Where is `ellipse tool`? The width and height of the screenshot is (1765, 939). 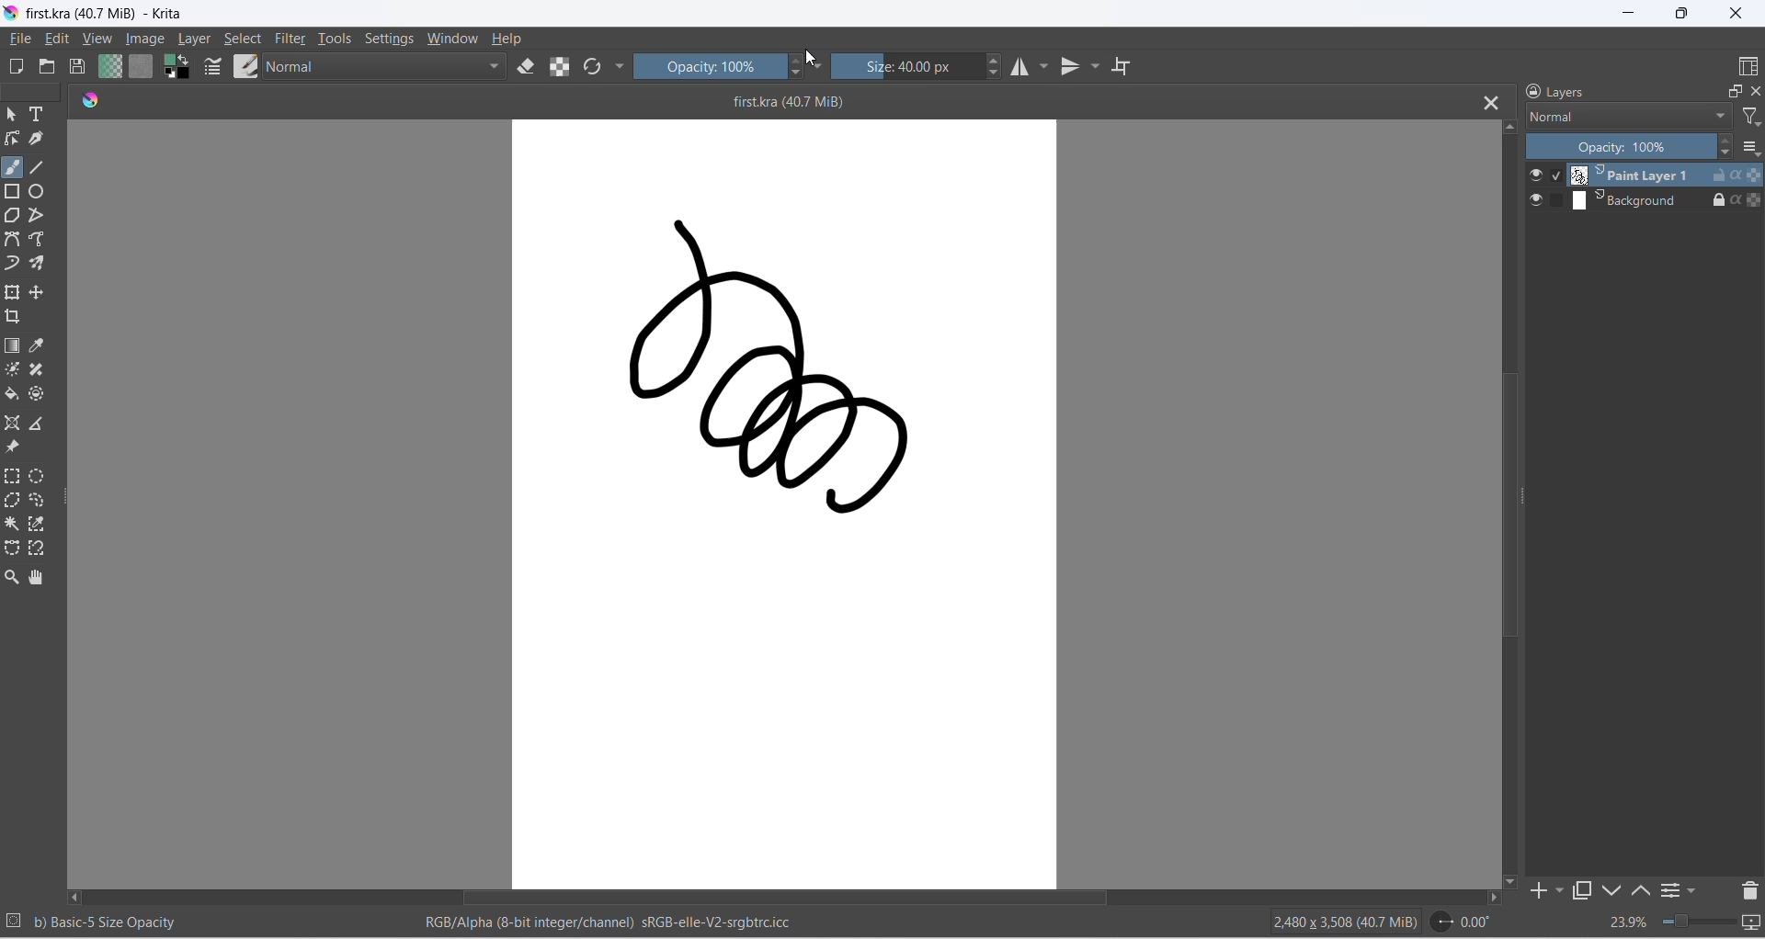
ellipse tool is located at coordinates (37, 191).